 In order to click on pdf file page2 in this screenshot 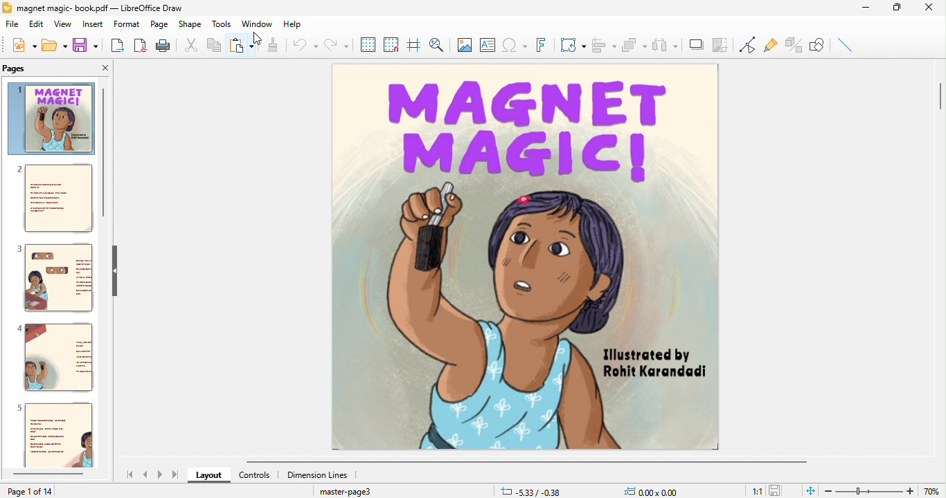, I will do `click(53, 201)`.